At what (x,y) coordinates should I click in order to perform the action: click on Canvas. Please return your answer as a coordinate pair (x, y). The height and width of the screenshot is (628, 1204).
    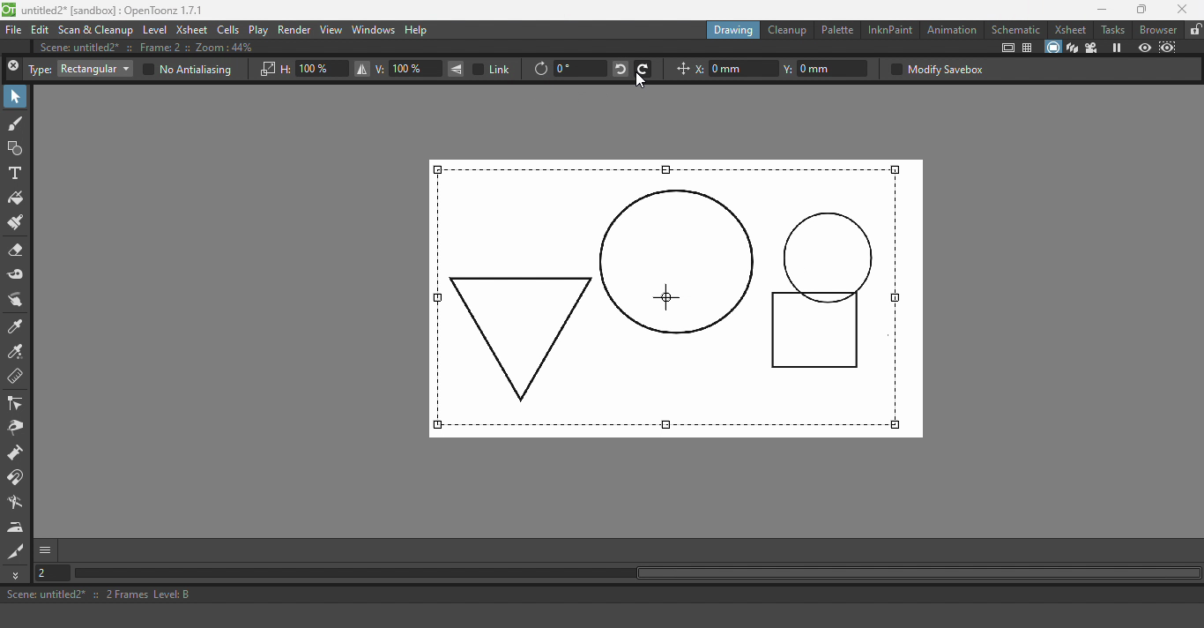
    Looking at the image, I should click on (676, 298).